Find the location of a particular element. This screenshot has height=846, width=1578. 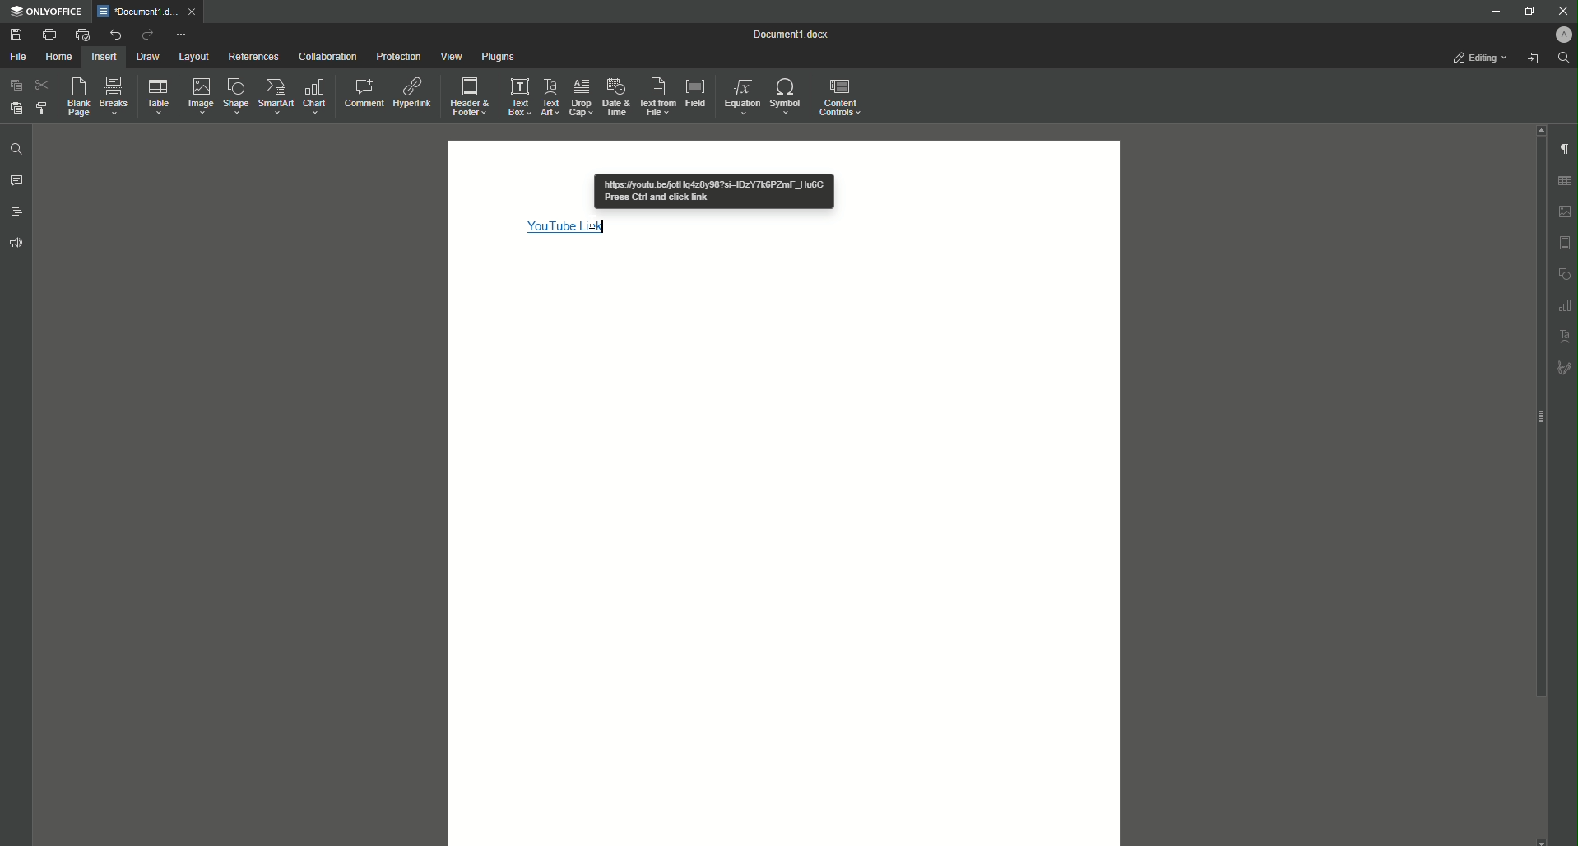

insertion cursor is located at coordinates (595, 222).